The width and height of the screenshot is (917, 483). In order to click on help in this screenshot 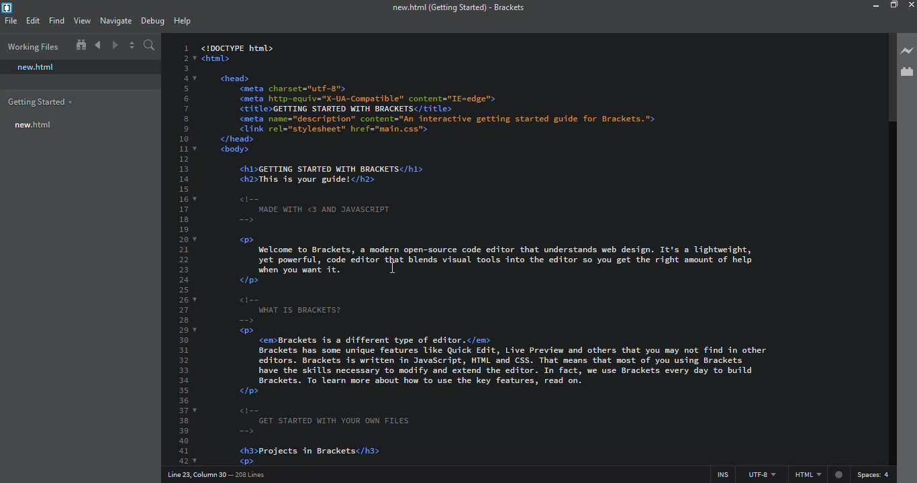, I will do `click(181, 20)`.